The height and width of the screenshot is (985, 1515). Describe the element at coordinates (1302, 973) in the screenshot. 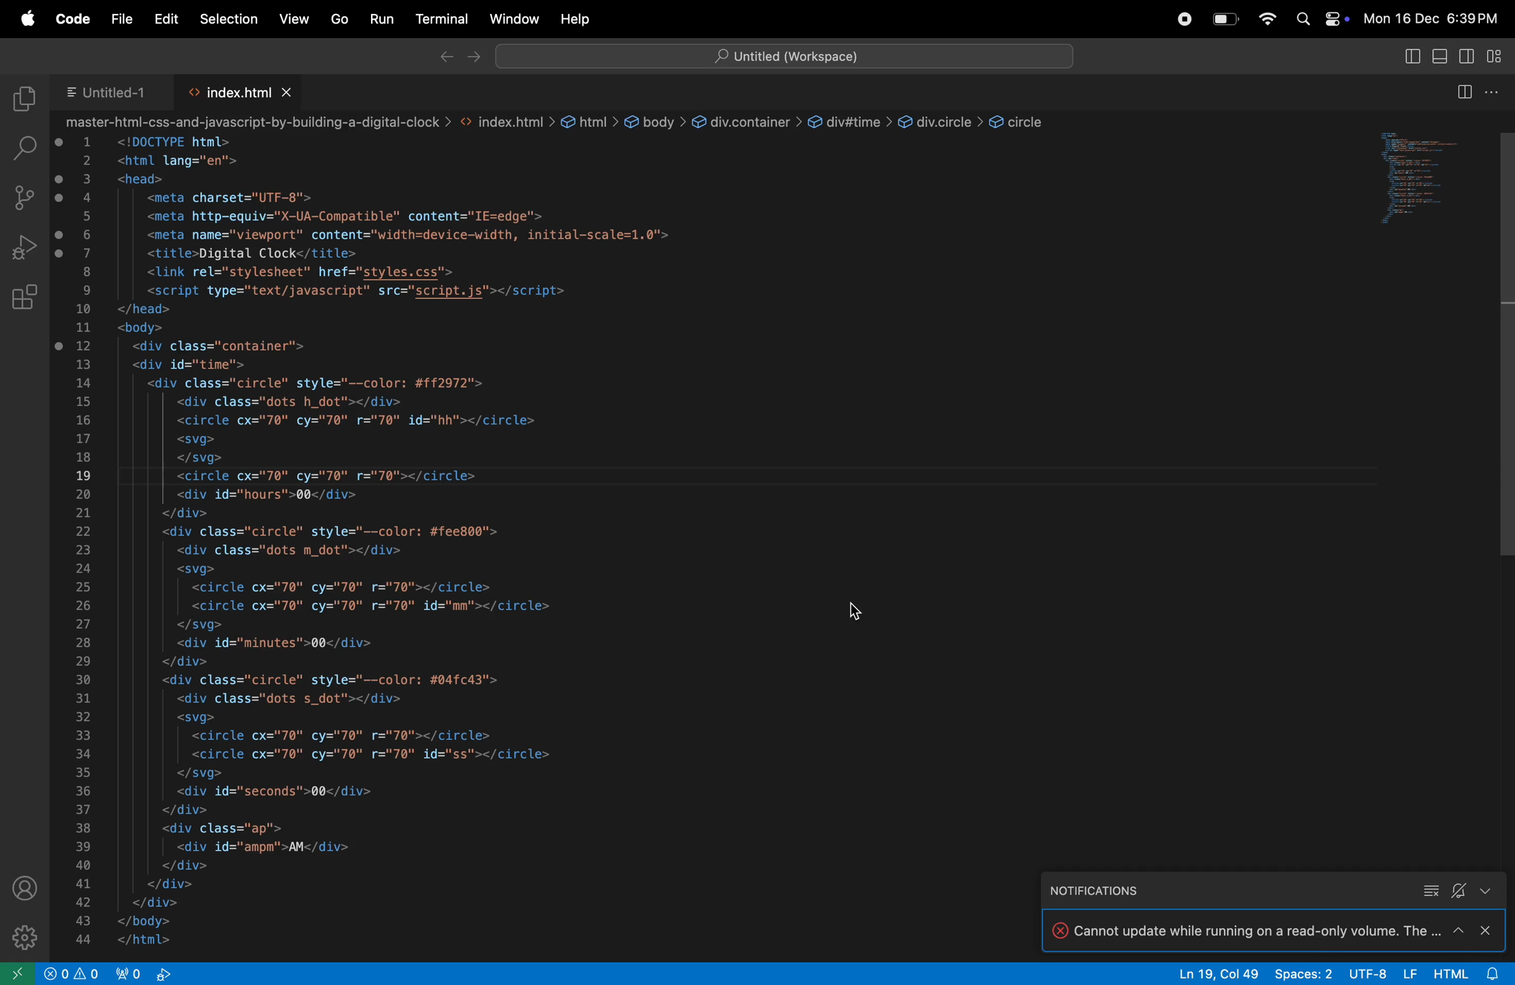

I see `space 2` at that location.